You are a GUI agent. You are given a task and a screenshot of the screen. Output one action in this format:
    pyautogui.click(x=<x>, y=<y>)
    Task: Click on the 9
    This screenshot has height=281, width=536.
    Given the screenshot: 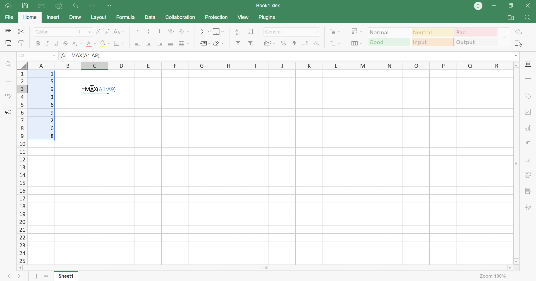 What is the action you would take?
    pyautogui.click(x=53, y=112)
    